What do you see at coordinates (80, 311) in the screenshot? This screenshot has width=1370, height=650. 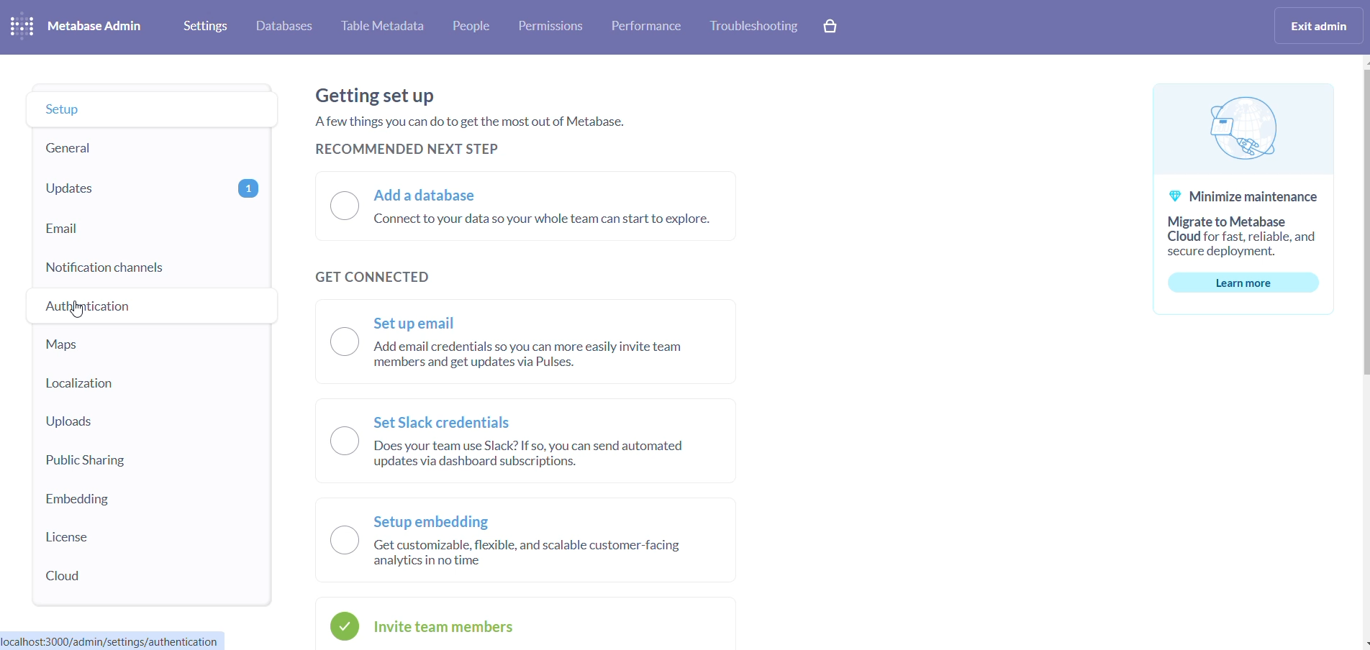 I see `cursor` at bounding box center [80, 311].